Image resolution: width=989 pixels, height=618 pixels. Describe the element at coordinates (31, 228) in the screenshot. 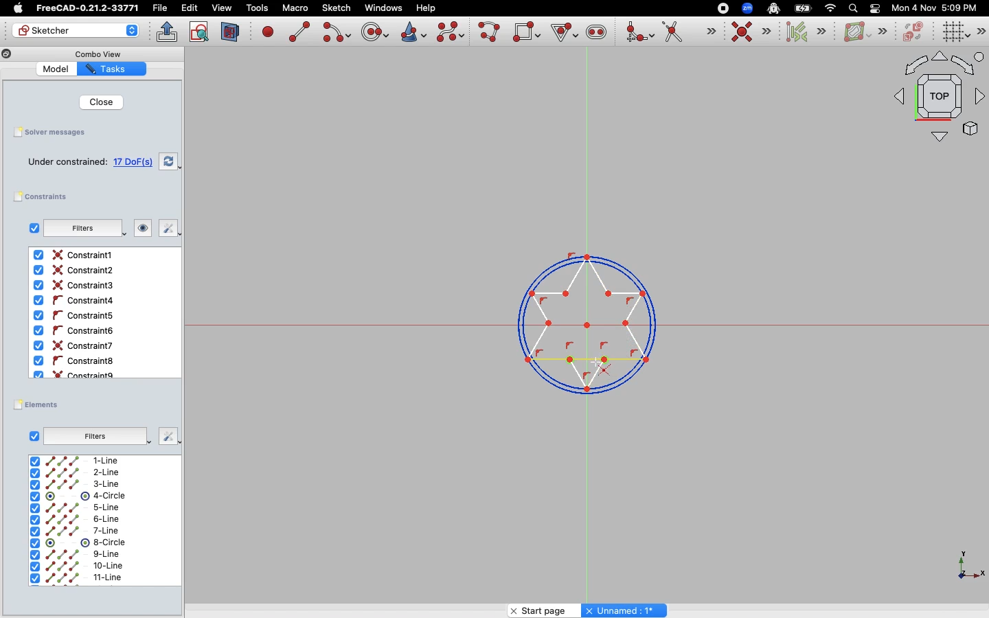

I see `Checkbox` at that location.